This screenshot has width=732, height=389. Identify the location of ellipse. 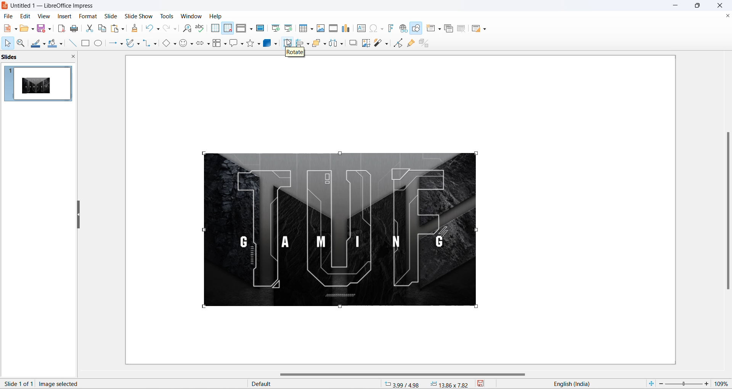
(99, 43).